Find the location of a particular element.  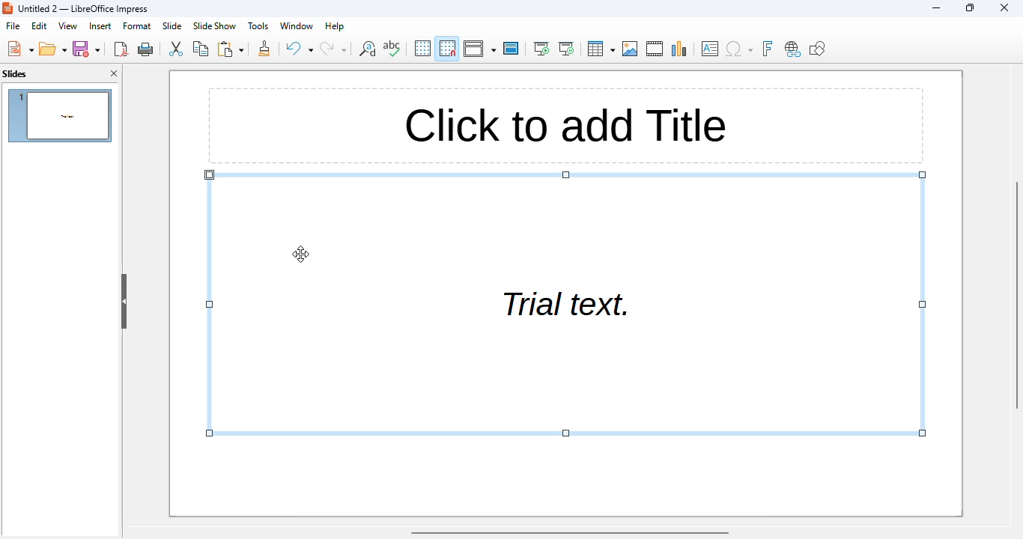

help is located at coordinates (335, 26).